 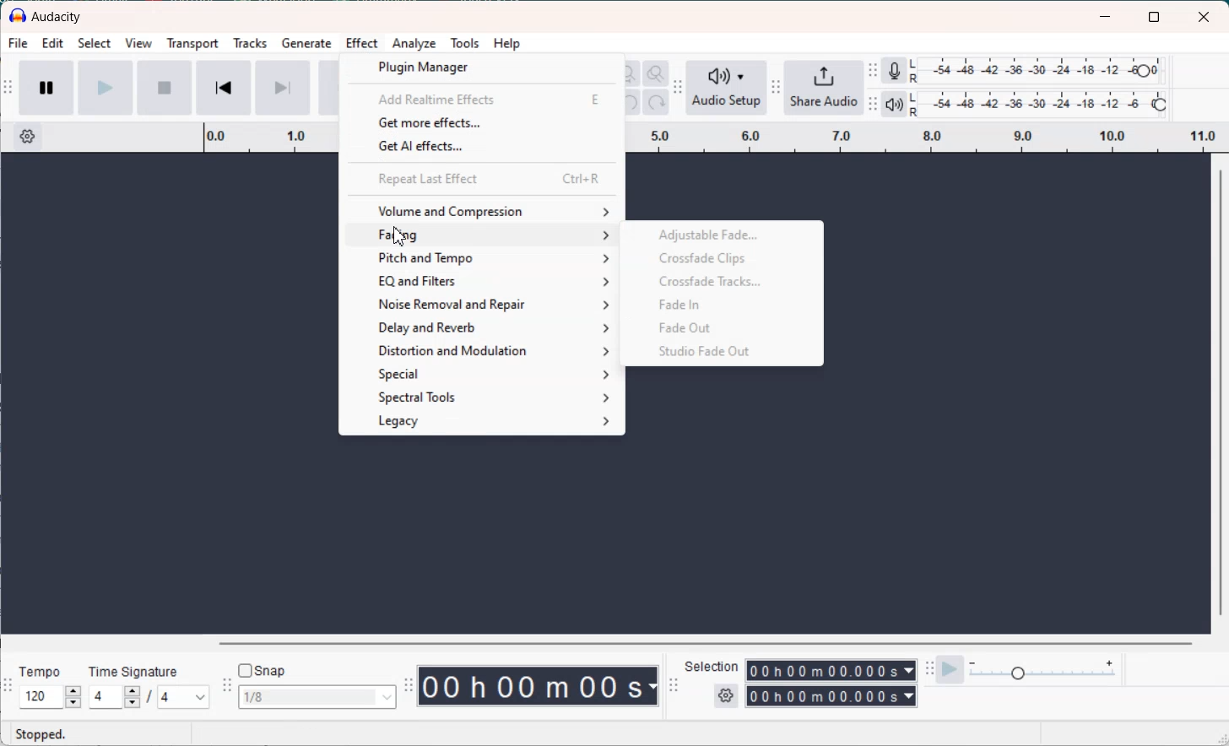 I want to click on Horizontal Scroll bar, so click(x=598, y=641).